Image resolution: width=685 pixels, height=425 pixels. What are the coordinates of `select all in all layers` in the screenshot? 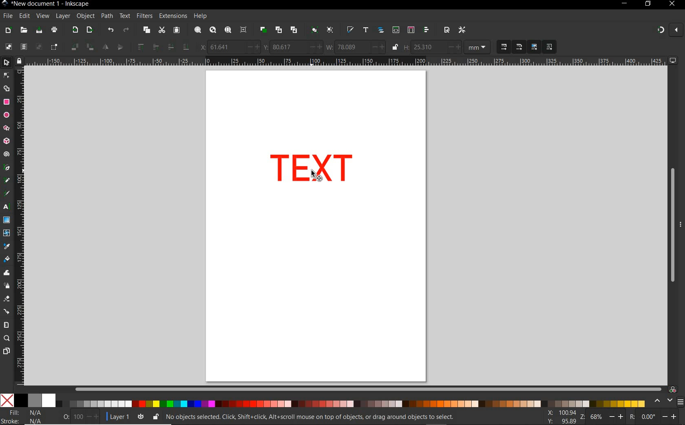 It's located at (24, 47).